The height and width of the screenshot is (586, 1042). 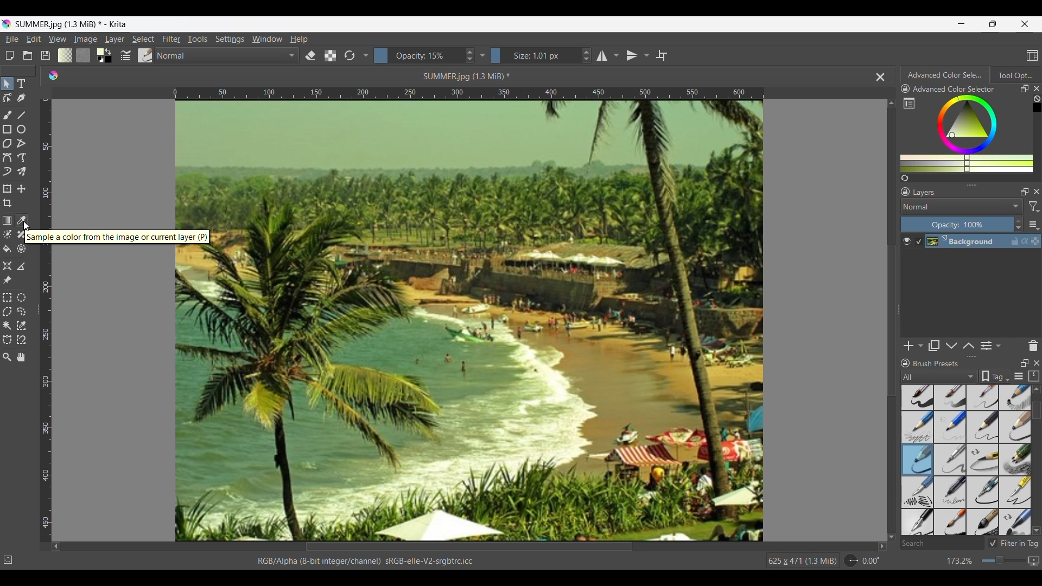 I want to click on Software logo, so click(x=53, y=75).